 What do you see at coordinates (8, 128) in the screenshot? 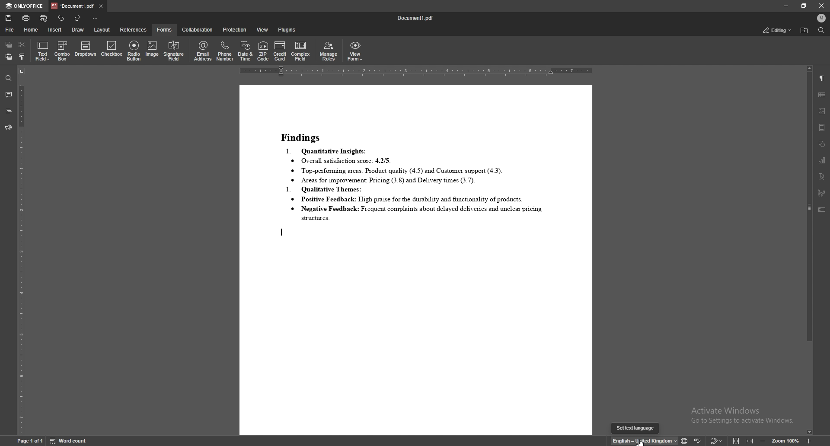
I see `feedback` at bounding box center [8, 128].